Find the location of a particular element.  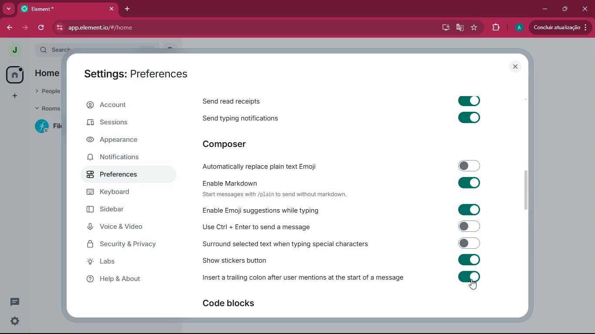

labs is located at coordinates (125, 262).